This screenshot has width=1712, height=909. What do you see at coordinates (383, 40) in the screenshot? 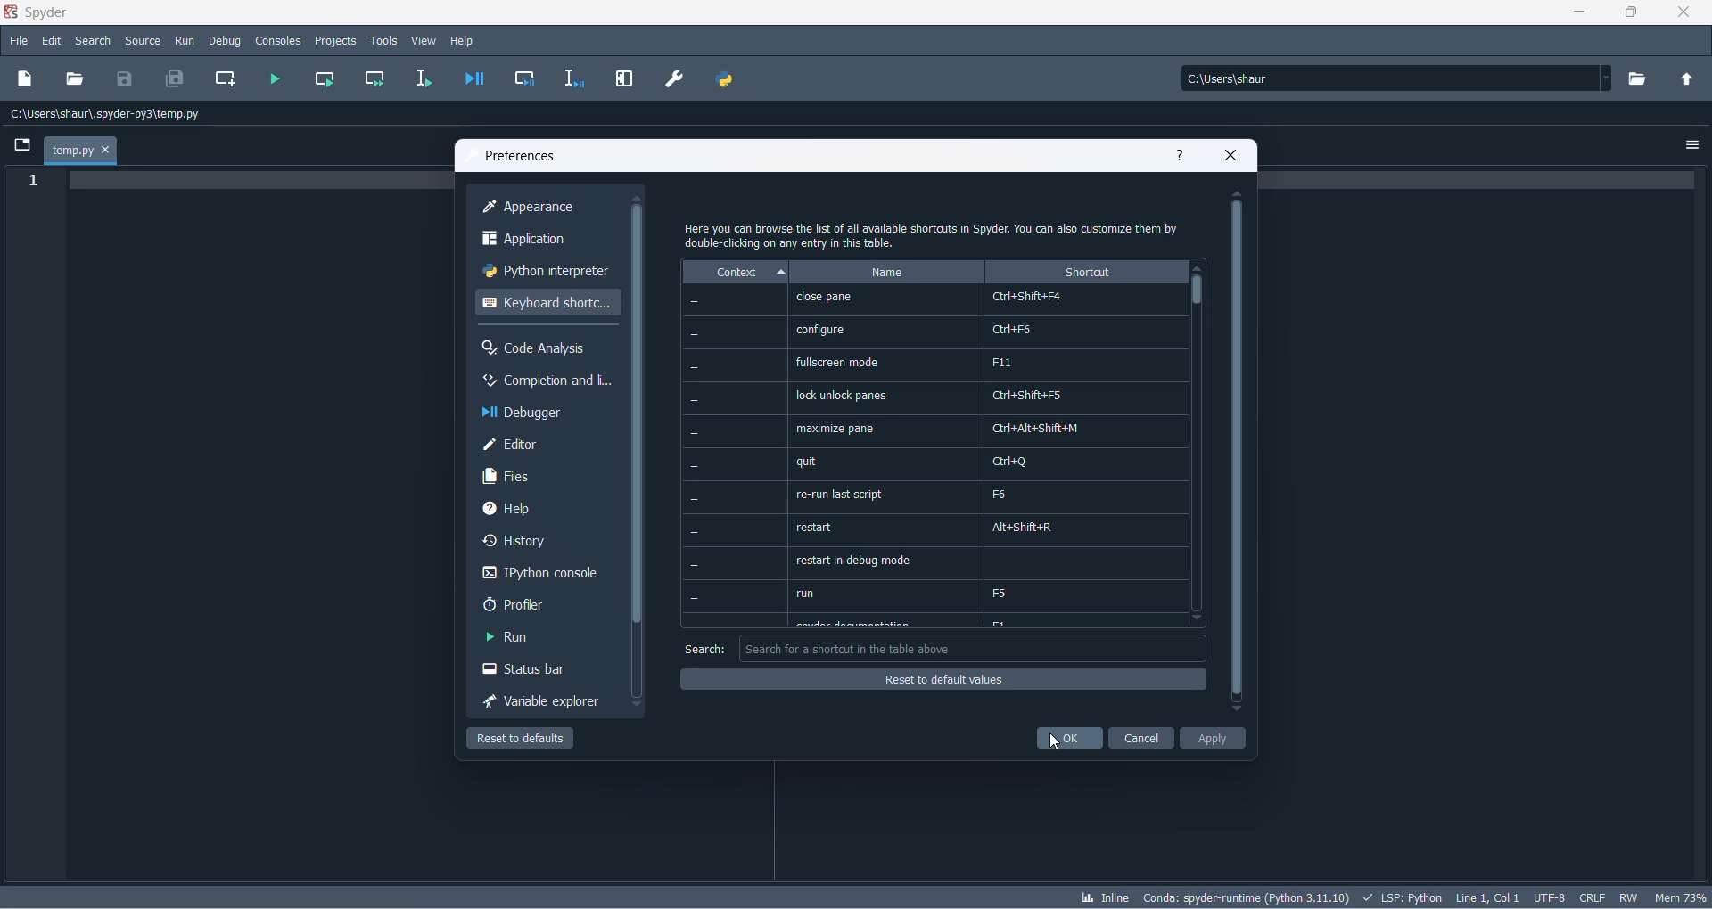
I see `tools` at bounding box center [383, 40].